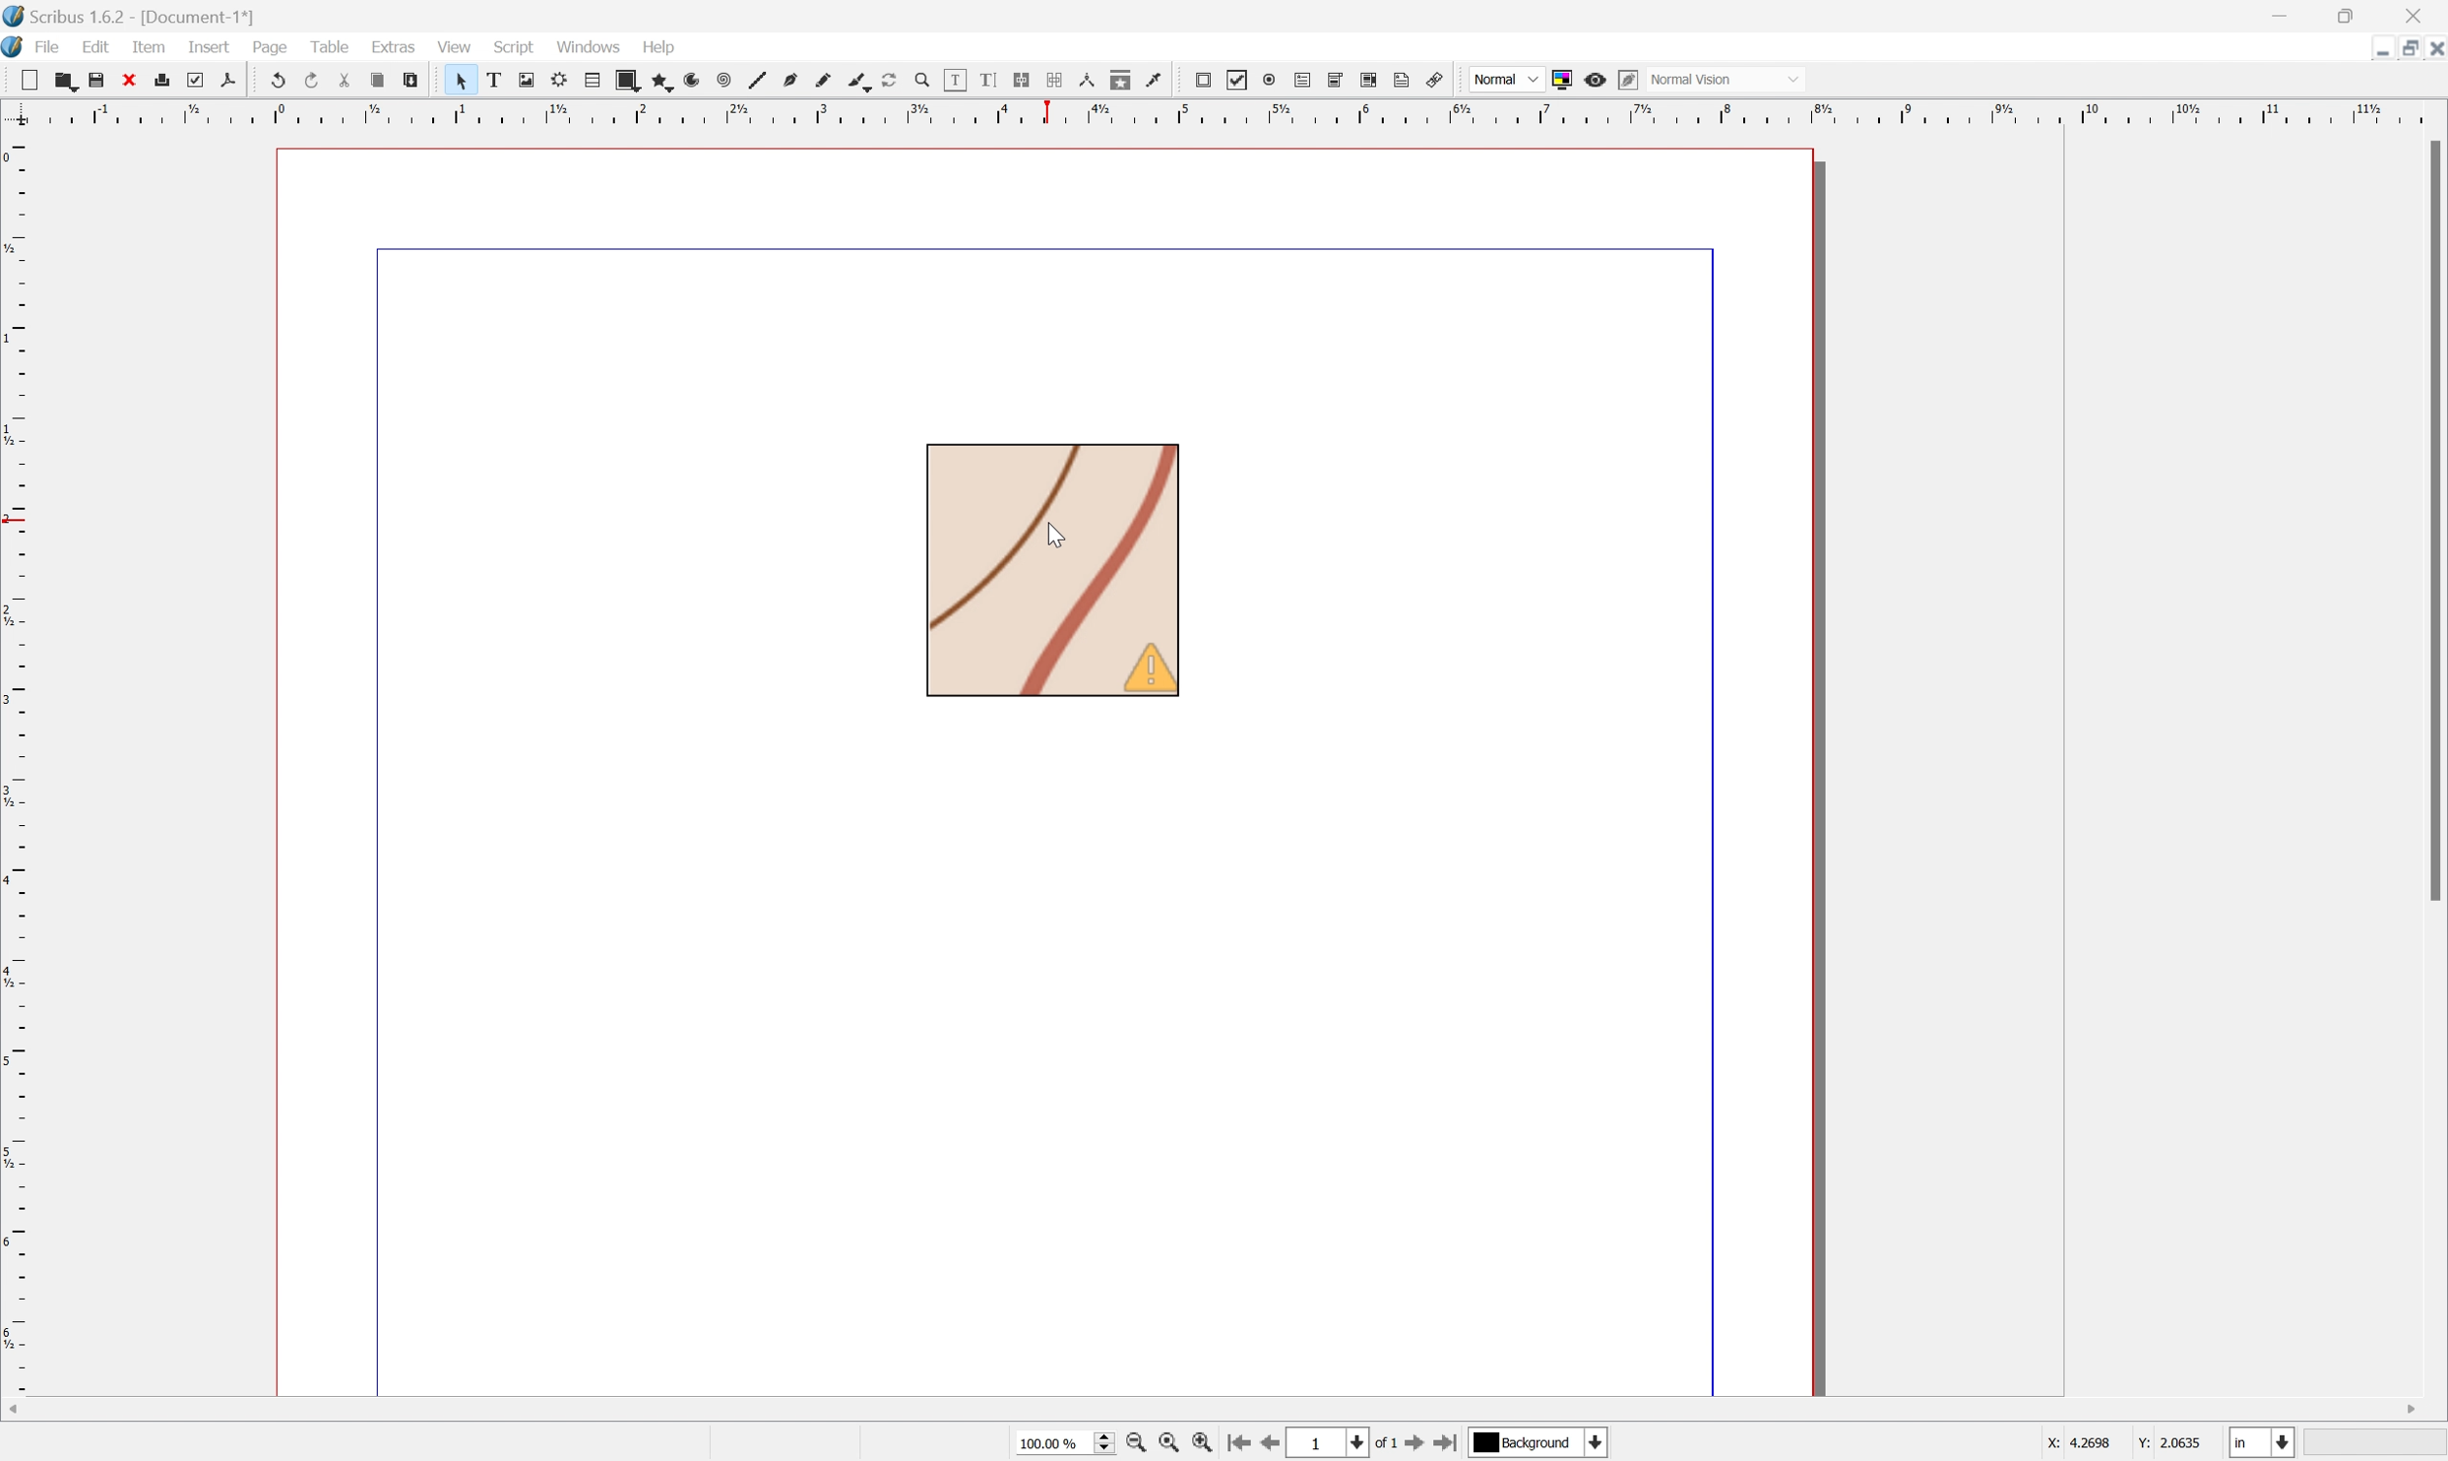  What do you see at coordinates (534, 78) in the screenshot?
I see `Image frame` at bounding box center [534, 78].